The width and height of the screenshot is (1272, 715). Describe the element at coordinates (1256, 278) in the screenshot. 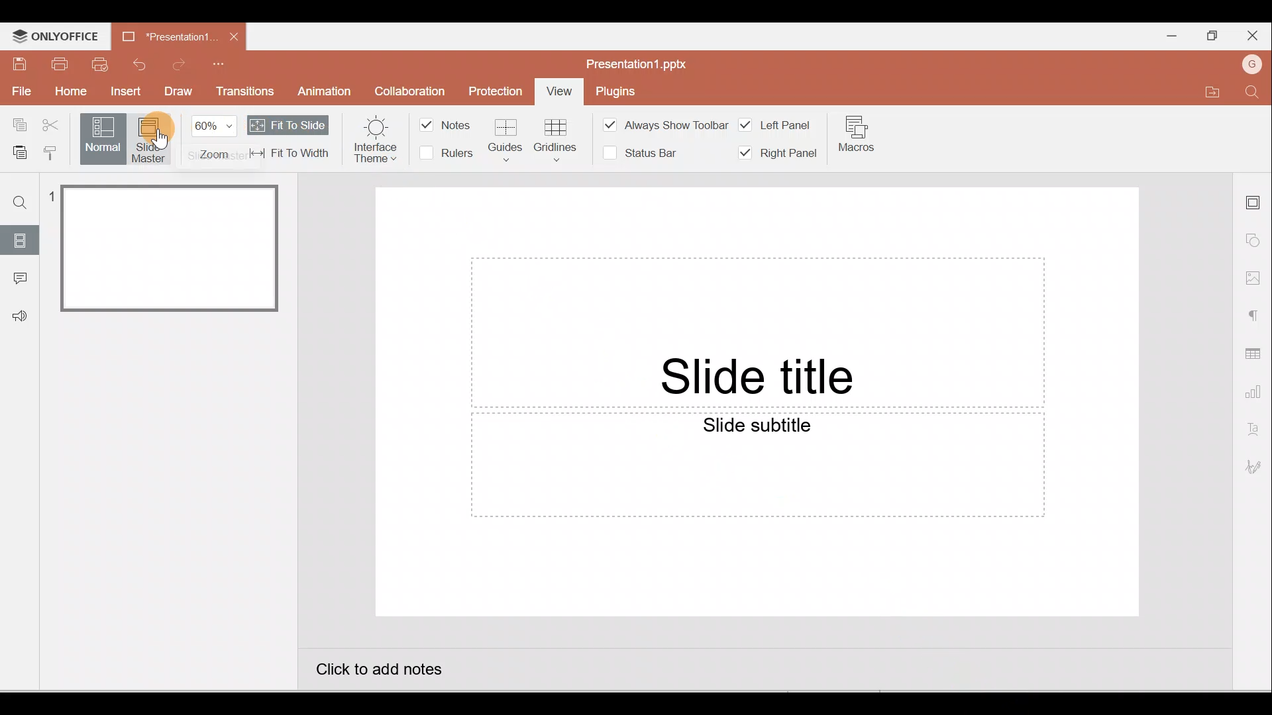

I see `Image settings` at that location.